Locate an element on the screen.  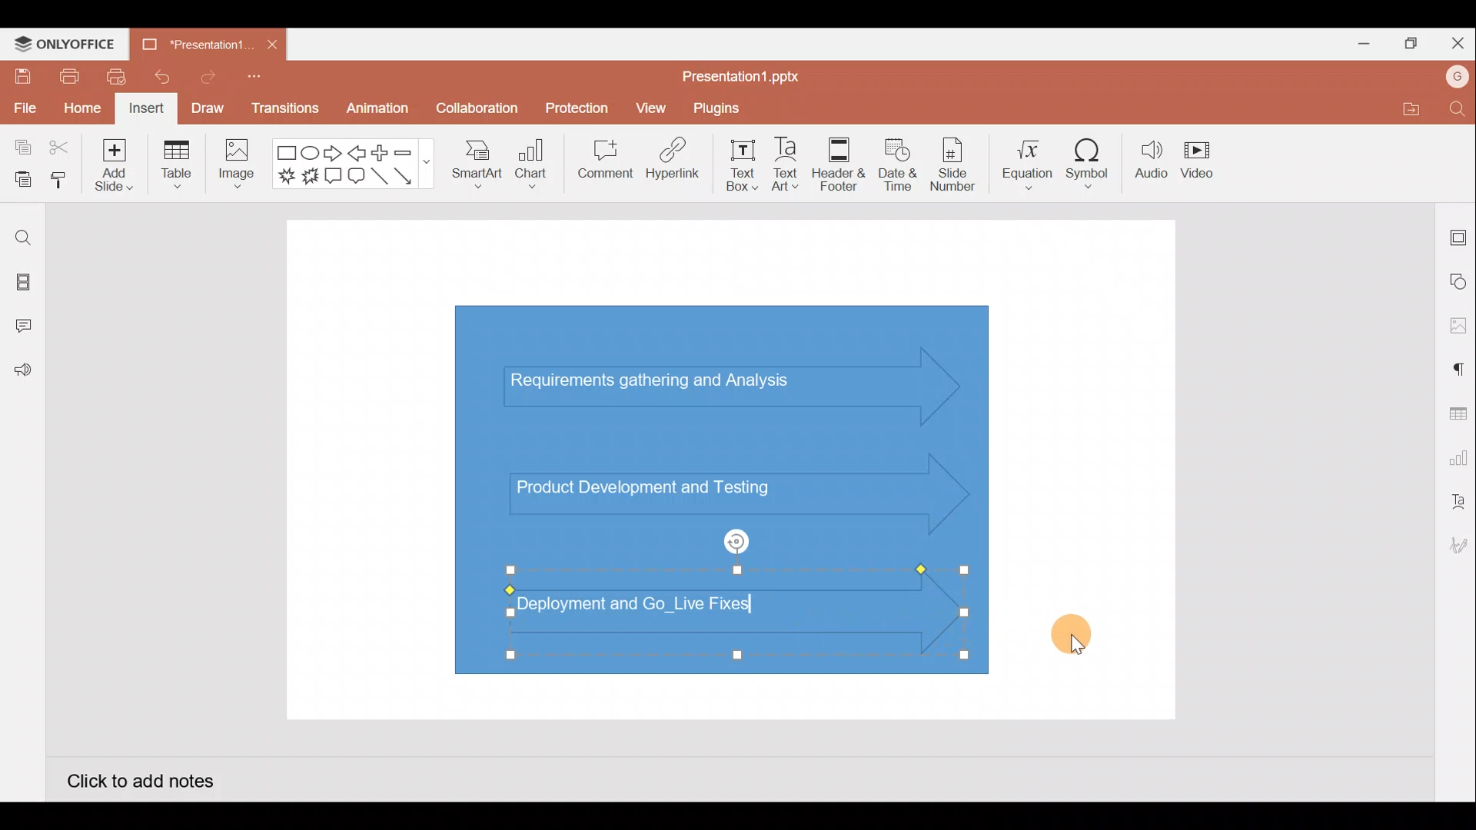
Rectangle is located at coordinates (288, 154).